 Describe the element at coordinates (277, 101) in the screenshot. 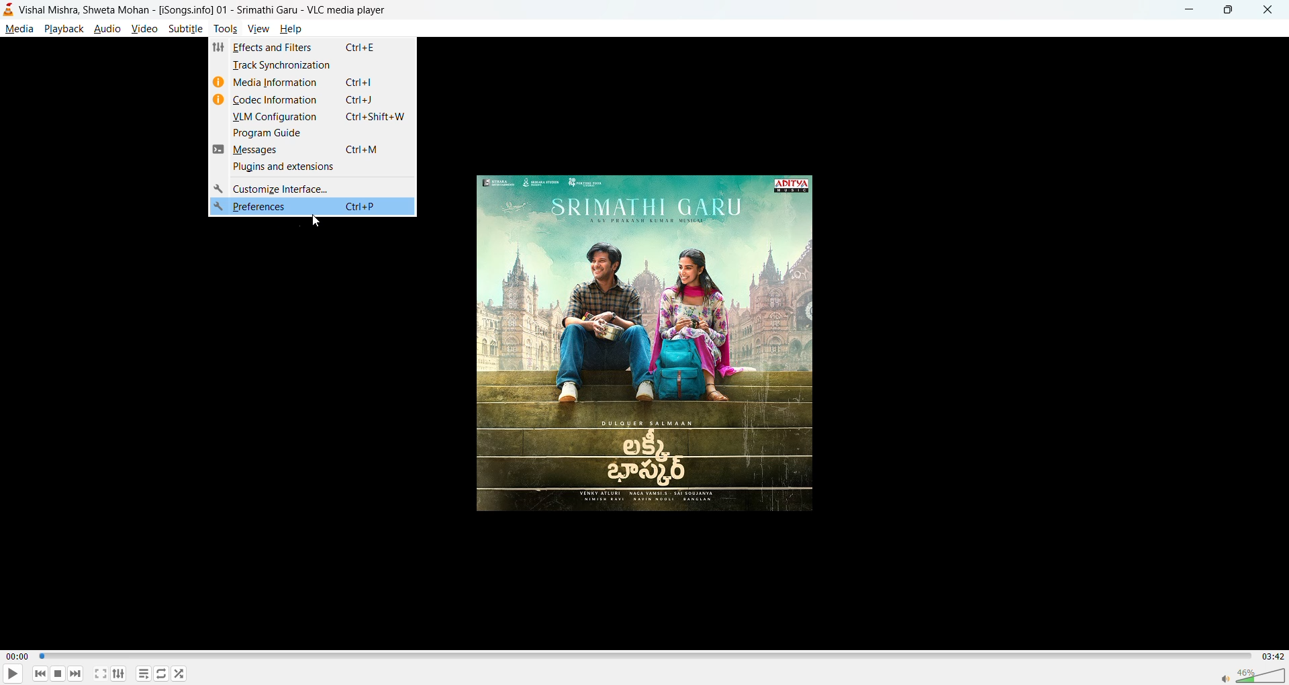

I see `codec information` at that location.